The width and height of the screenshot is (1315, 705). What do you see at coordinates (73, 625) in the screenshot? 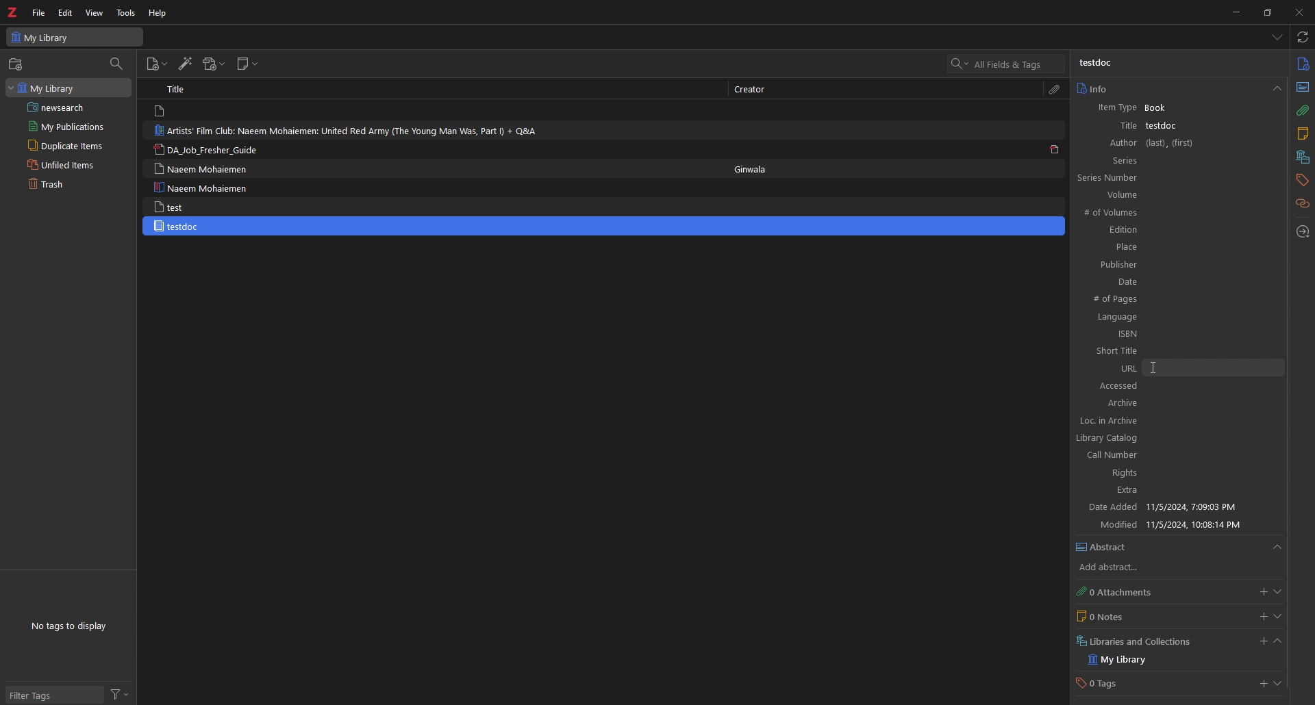
I see `No tags to display` at bounding box center [73, 625].